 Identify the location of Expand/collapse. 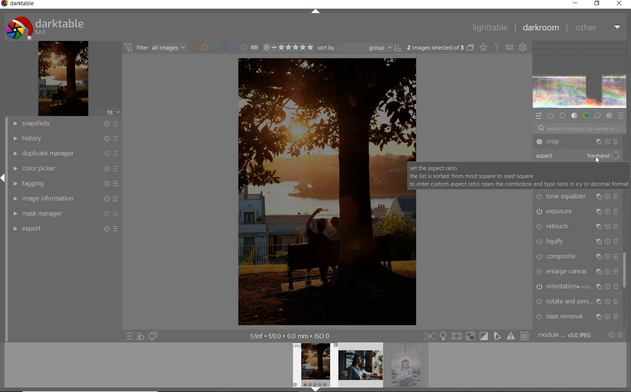
(318, 389).